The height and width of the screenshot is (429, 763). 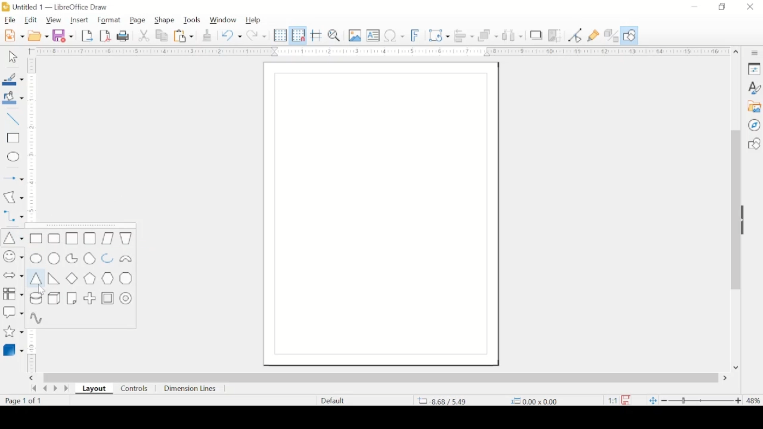 What do you see at coordinates (254, 20) in the screenshot?
I see `help` at bounding box center [254, 20].